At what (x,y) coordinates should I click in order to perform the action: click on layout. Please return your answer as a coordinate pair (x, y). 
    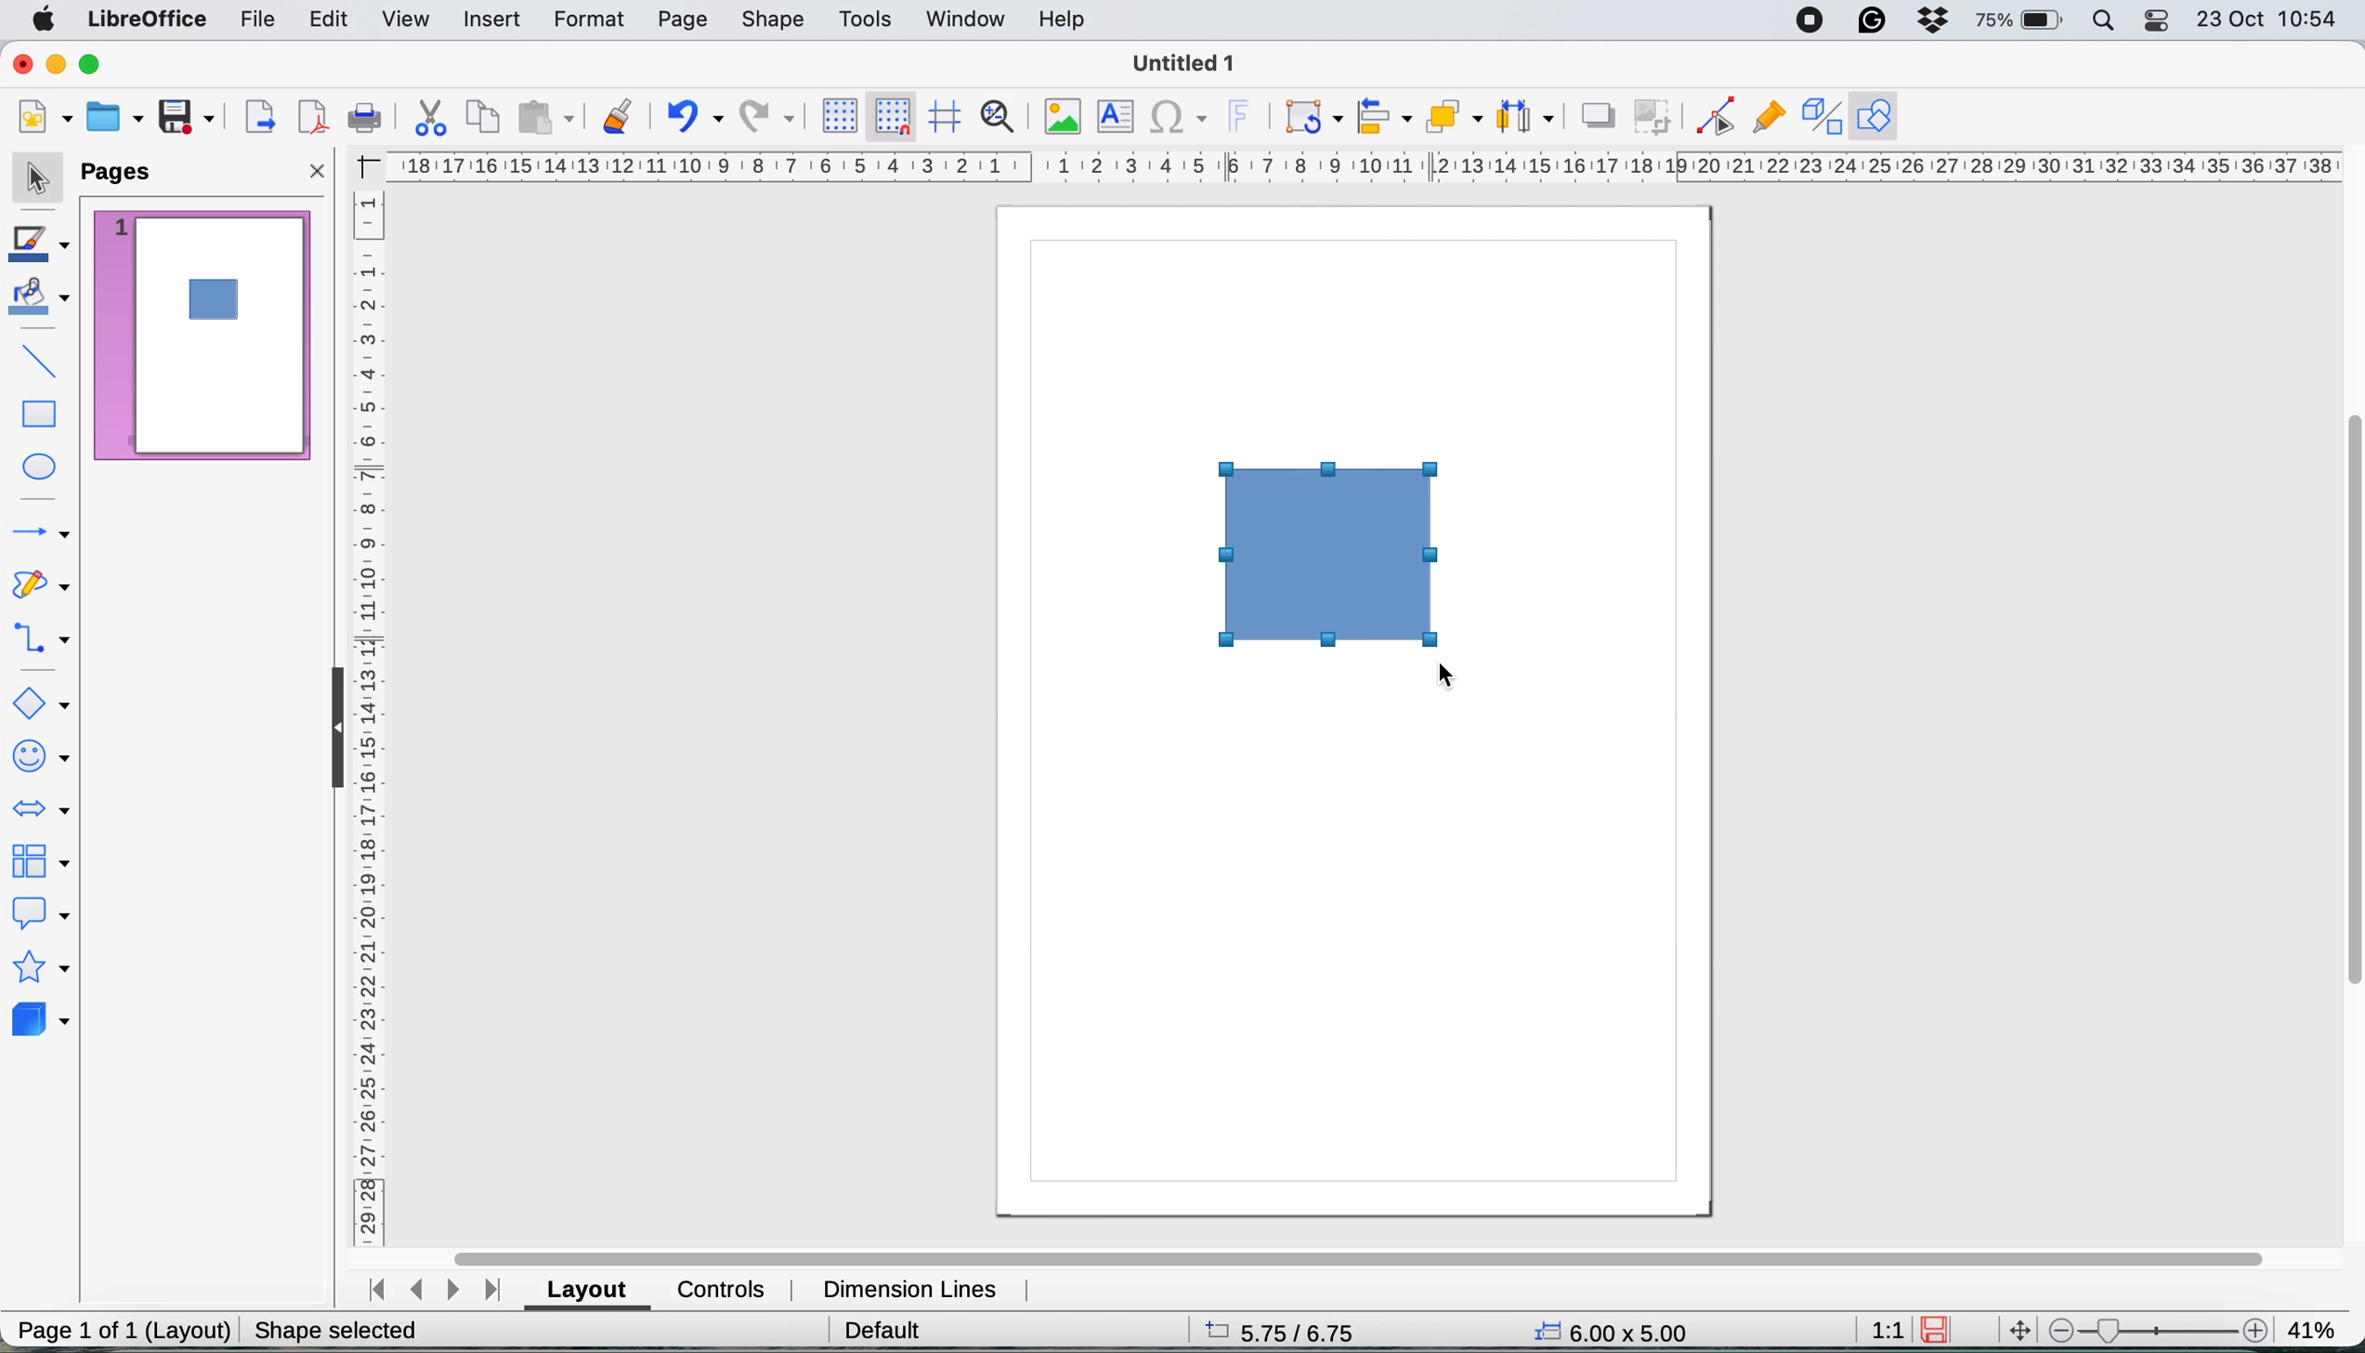
    Looking at the image, I should click on (589, 1290).